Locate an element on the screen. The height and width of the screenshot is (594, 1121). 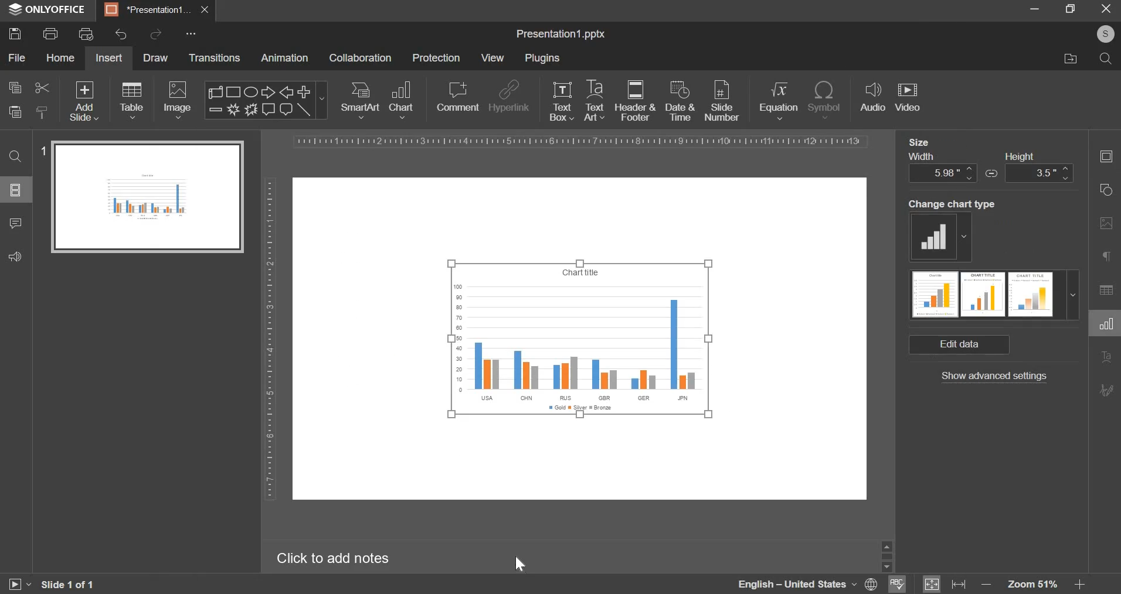
home is located at coordinates (59, 57).